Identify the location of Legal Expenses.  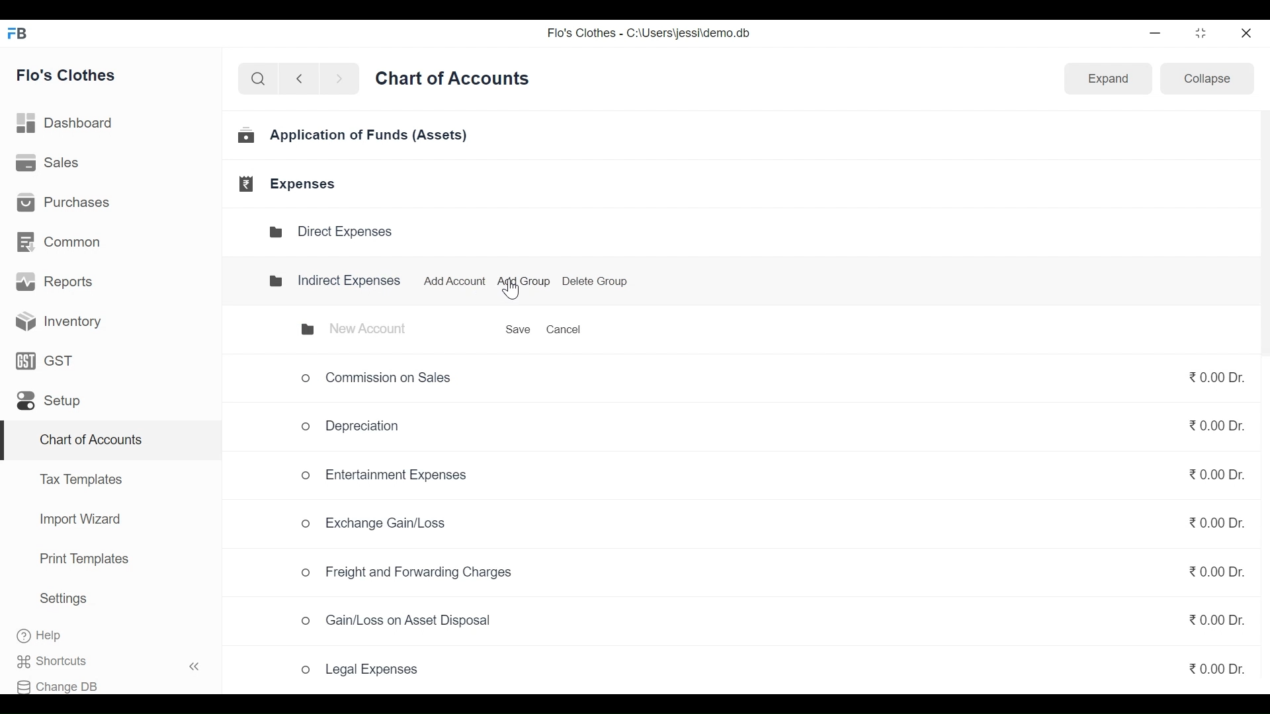
(360, 671).